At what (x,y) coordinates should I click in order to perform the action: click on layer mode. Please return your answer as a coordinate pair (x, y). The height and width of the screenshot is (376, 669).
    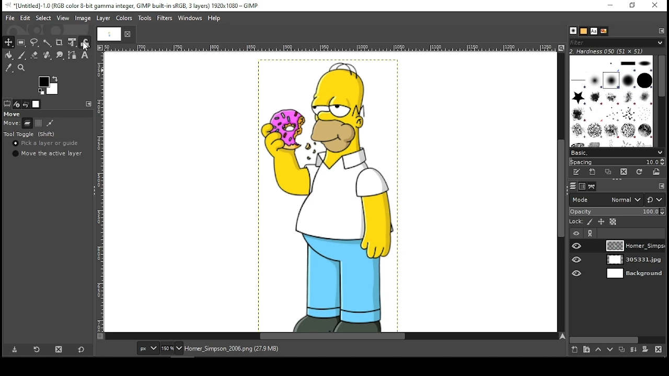
    Looking at the image, I should click on (606, 199).